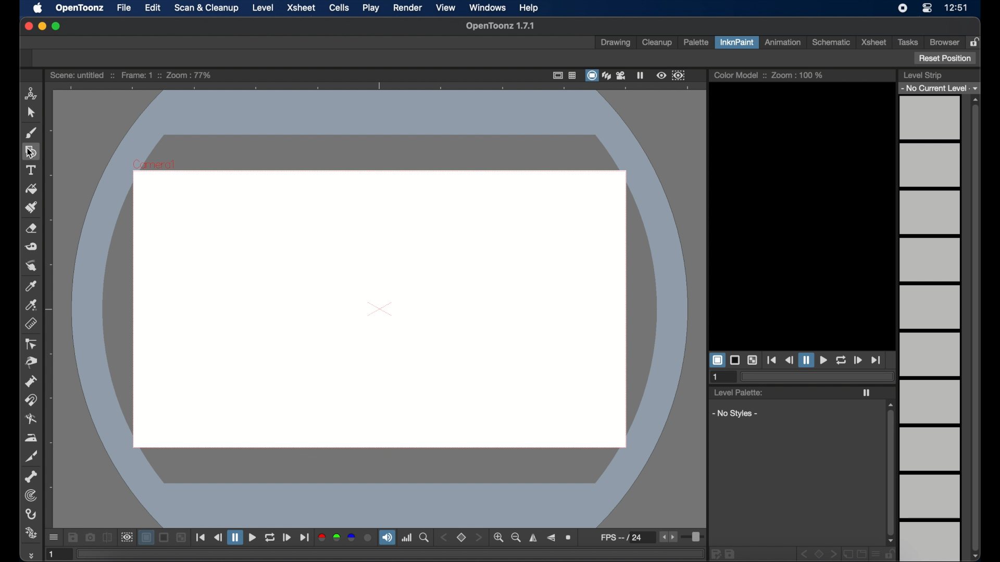  What do you see at coordinates (304, 538) in the screenshot?
I see `jump to end` at bounding box center [304, 538].